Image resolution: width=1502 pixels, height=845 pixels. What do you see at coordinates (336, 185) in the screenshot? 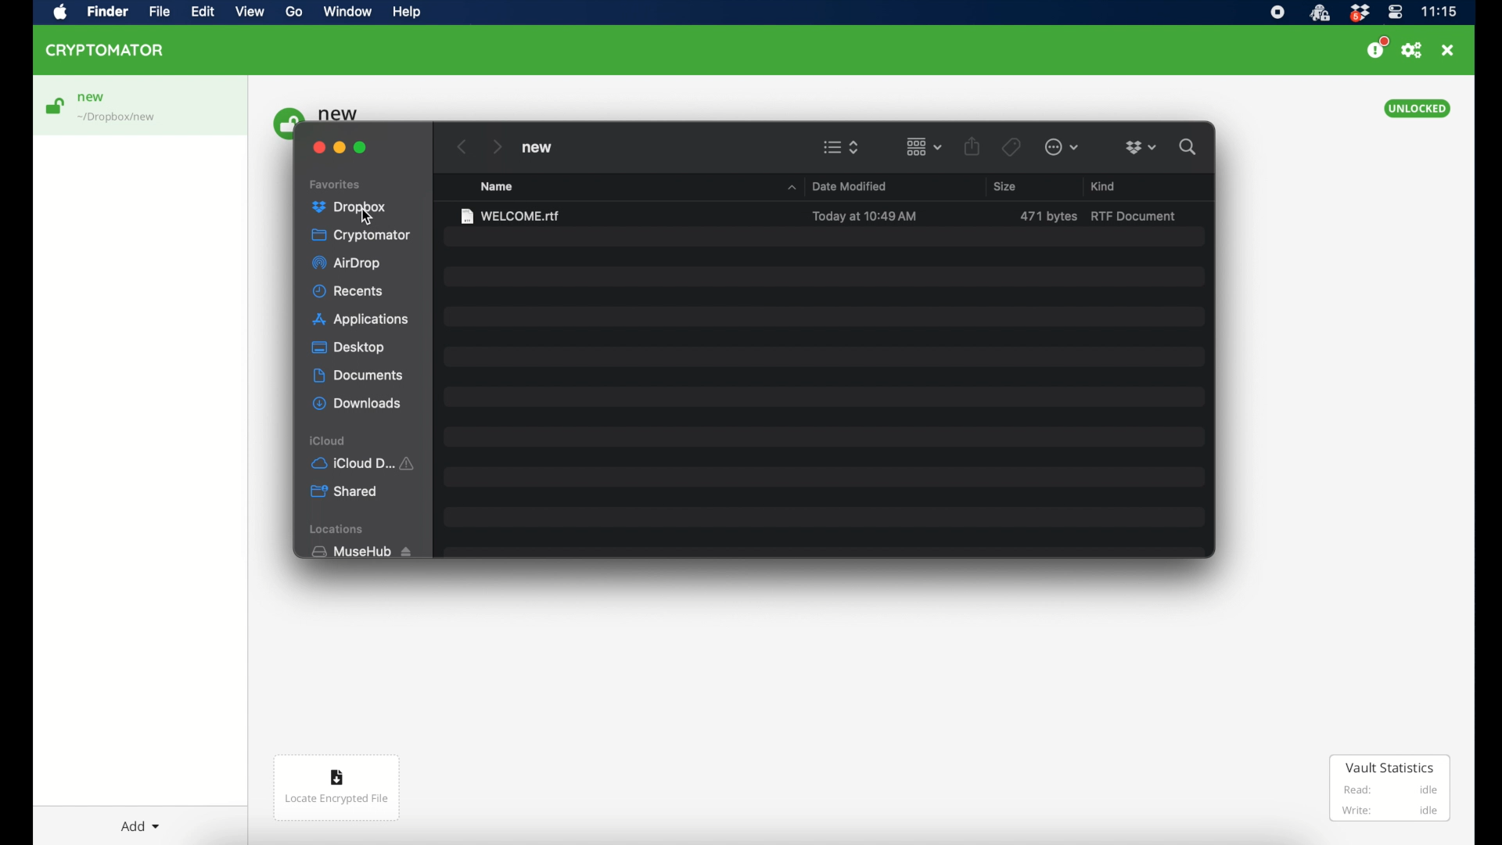
I see `favorites` at bounding box center [336, 185].